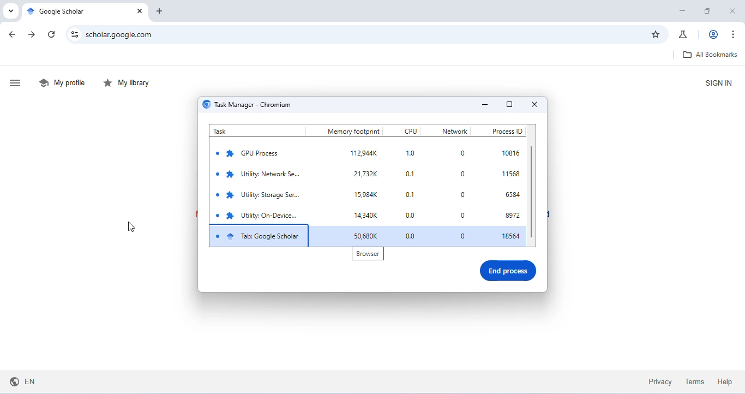 This screenshot has width=745, height=394. Describe the element at coordinates (461, 214) in the screenshot. I see `0` at that location.